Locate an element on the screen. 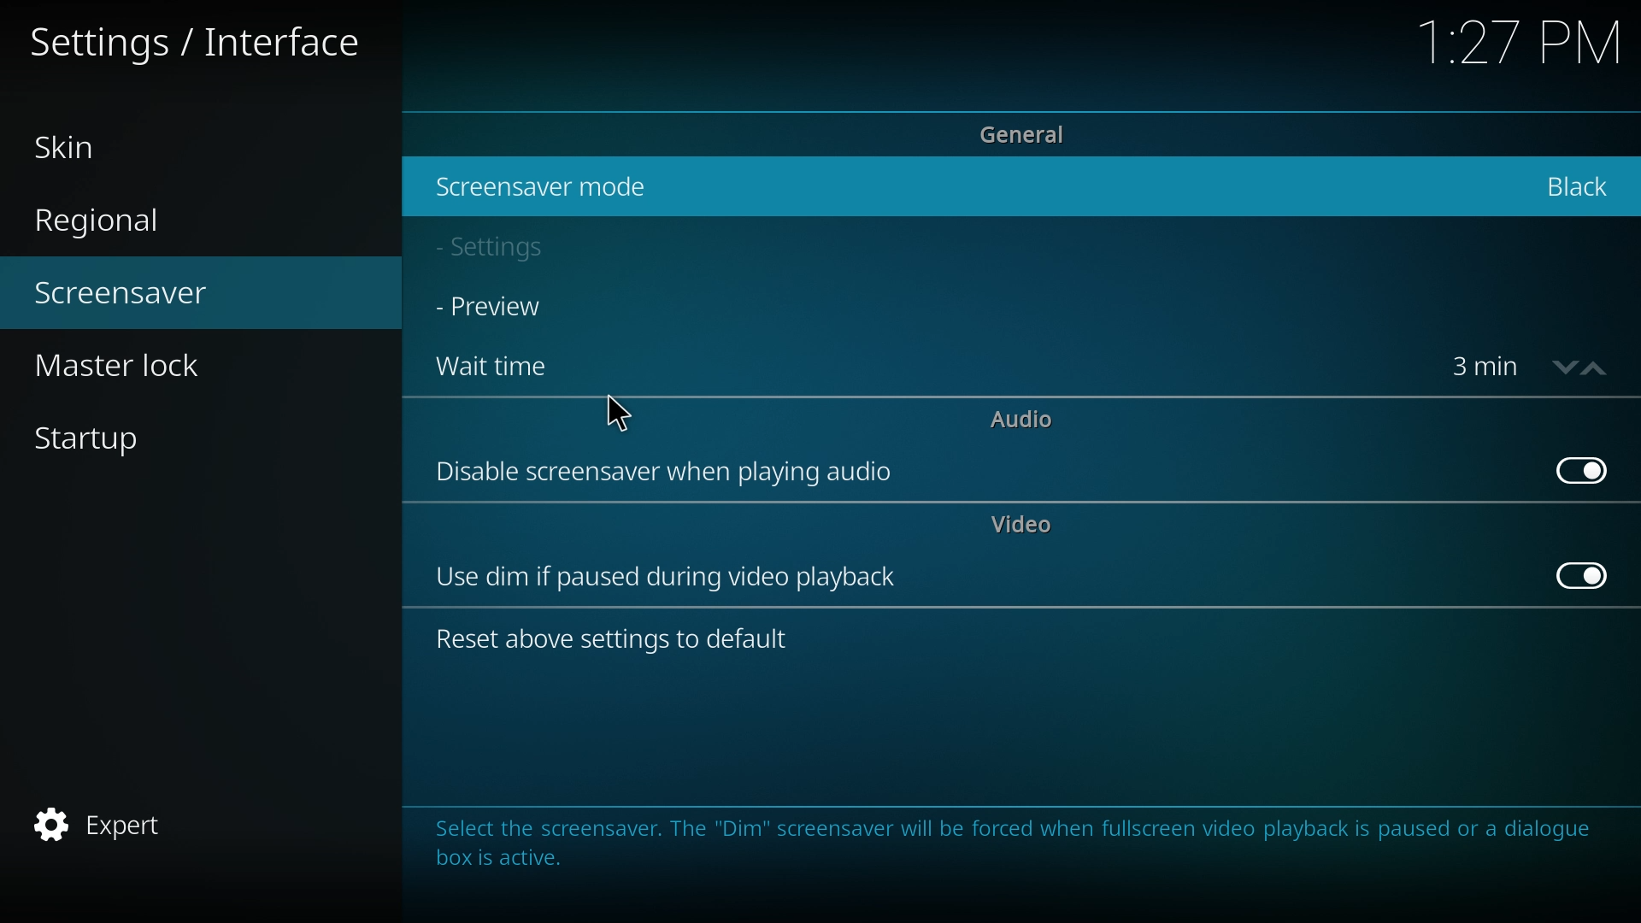 The image size is (1641, 923). audio is located at coordinates (1021, 418).